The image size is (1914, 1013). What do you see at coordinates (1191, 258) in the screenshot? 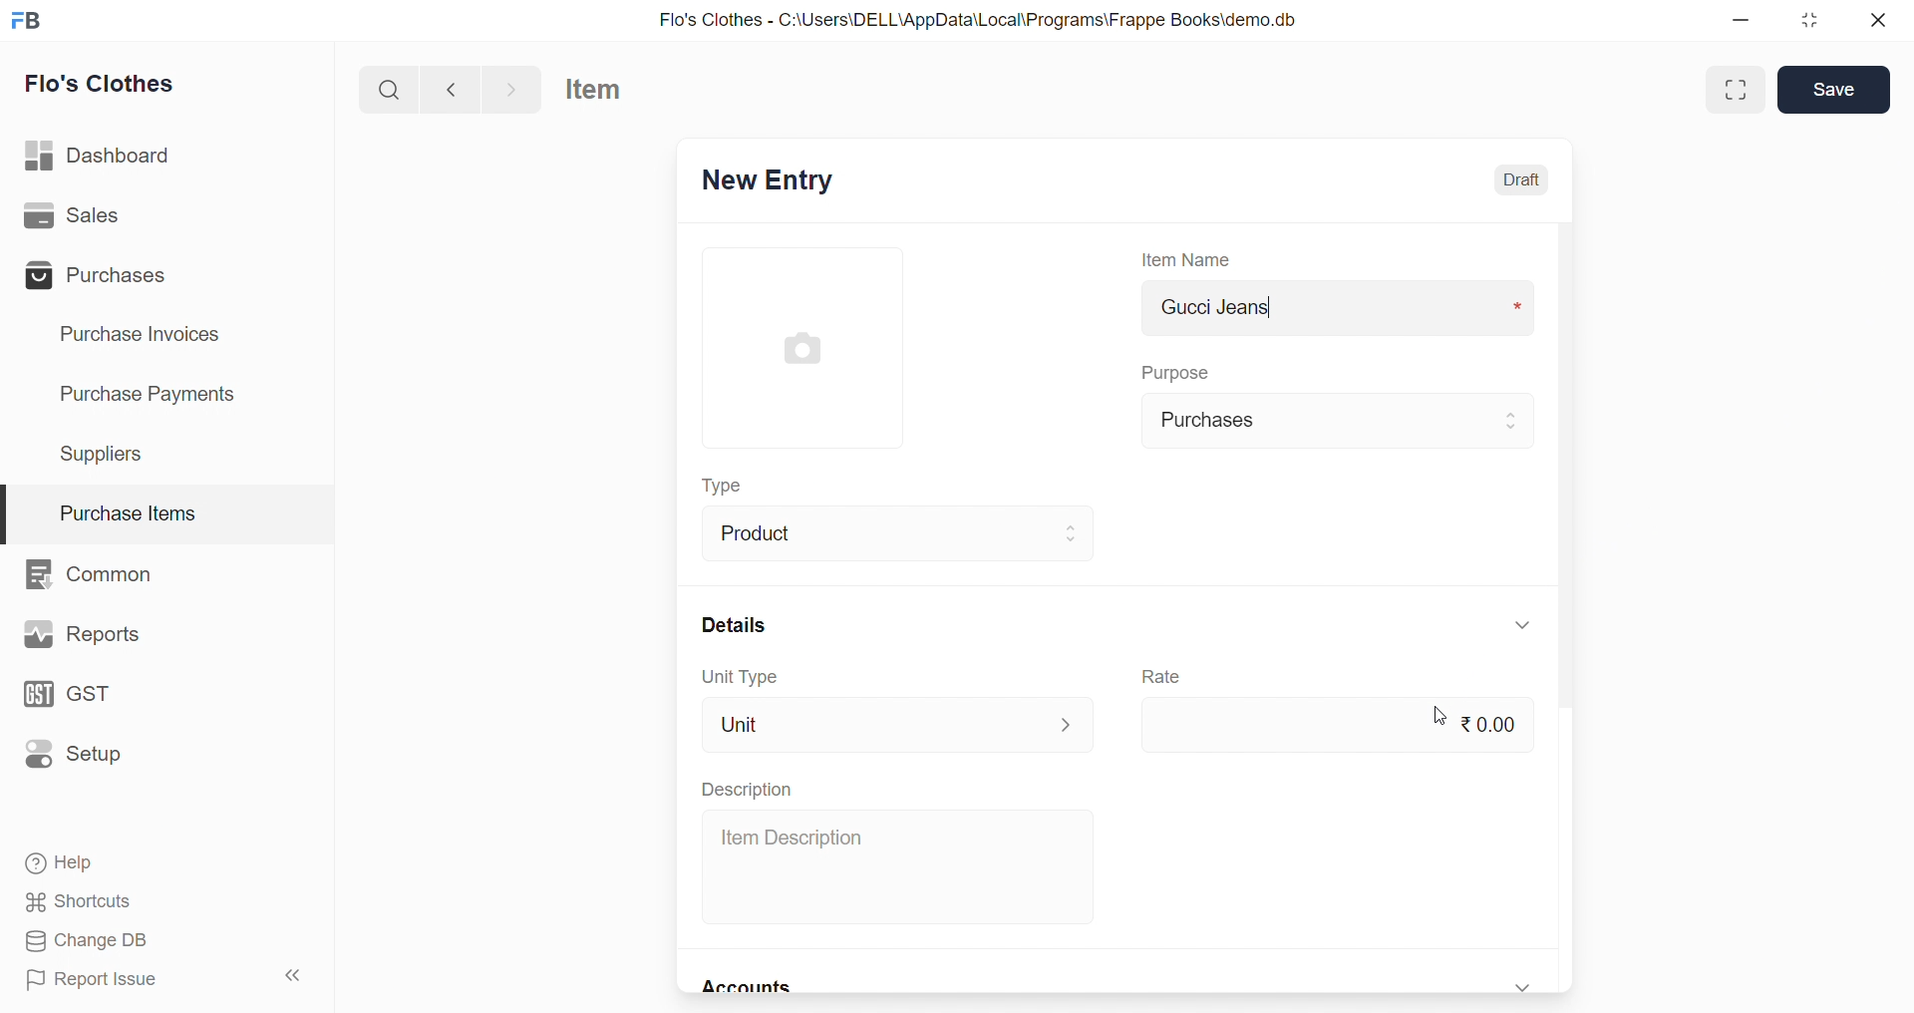
I see `Item Name` at bounding box center [1191, 258].